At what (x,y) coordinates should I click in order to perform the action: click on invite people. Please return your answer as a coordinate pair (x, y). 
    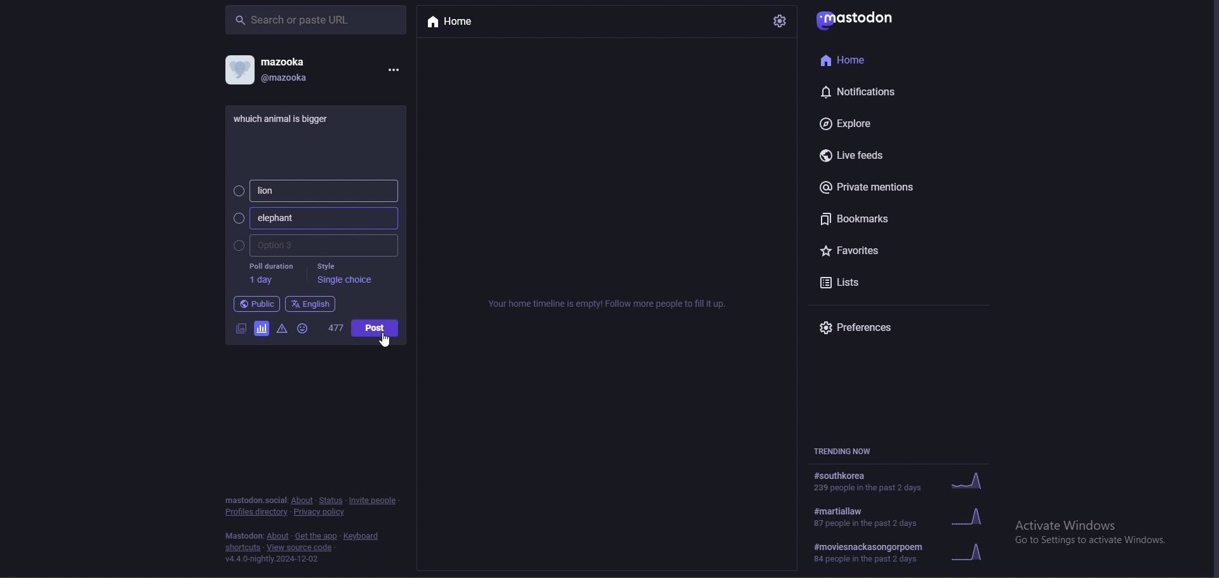
    Looking at the image, I should click on (375, 499).